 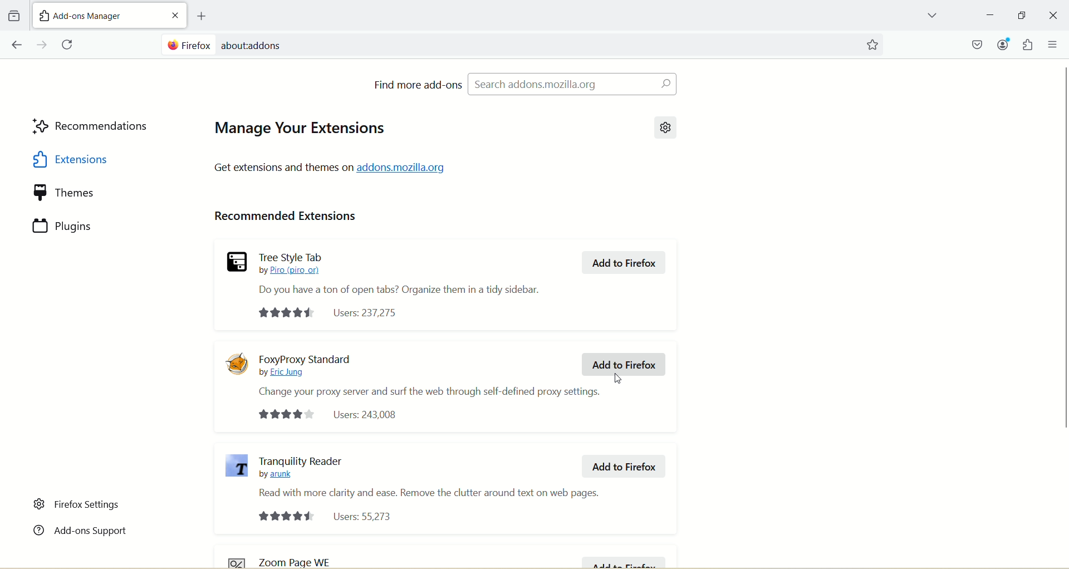 I want to click on Add to Firefox, so click(x=623, y=365).